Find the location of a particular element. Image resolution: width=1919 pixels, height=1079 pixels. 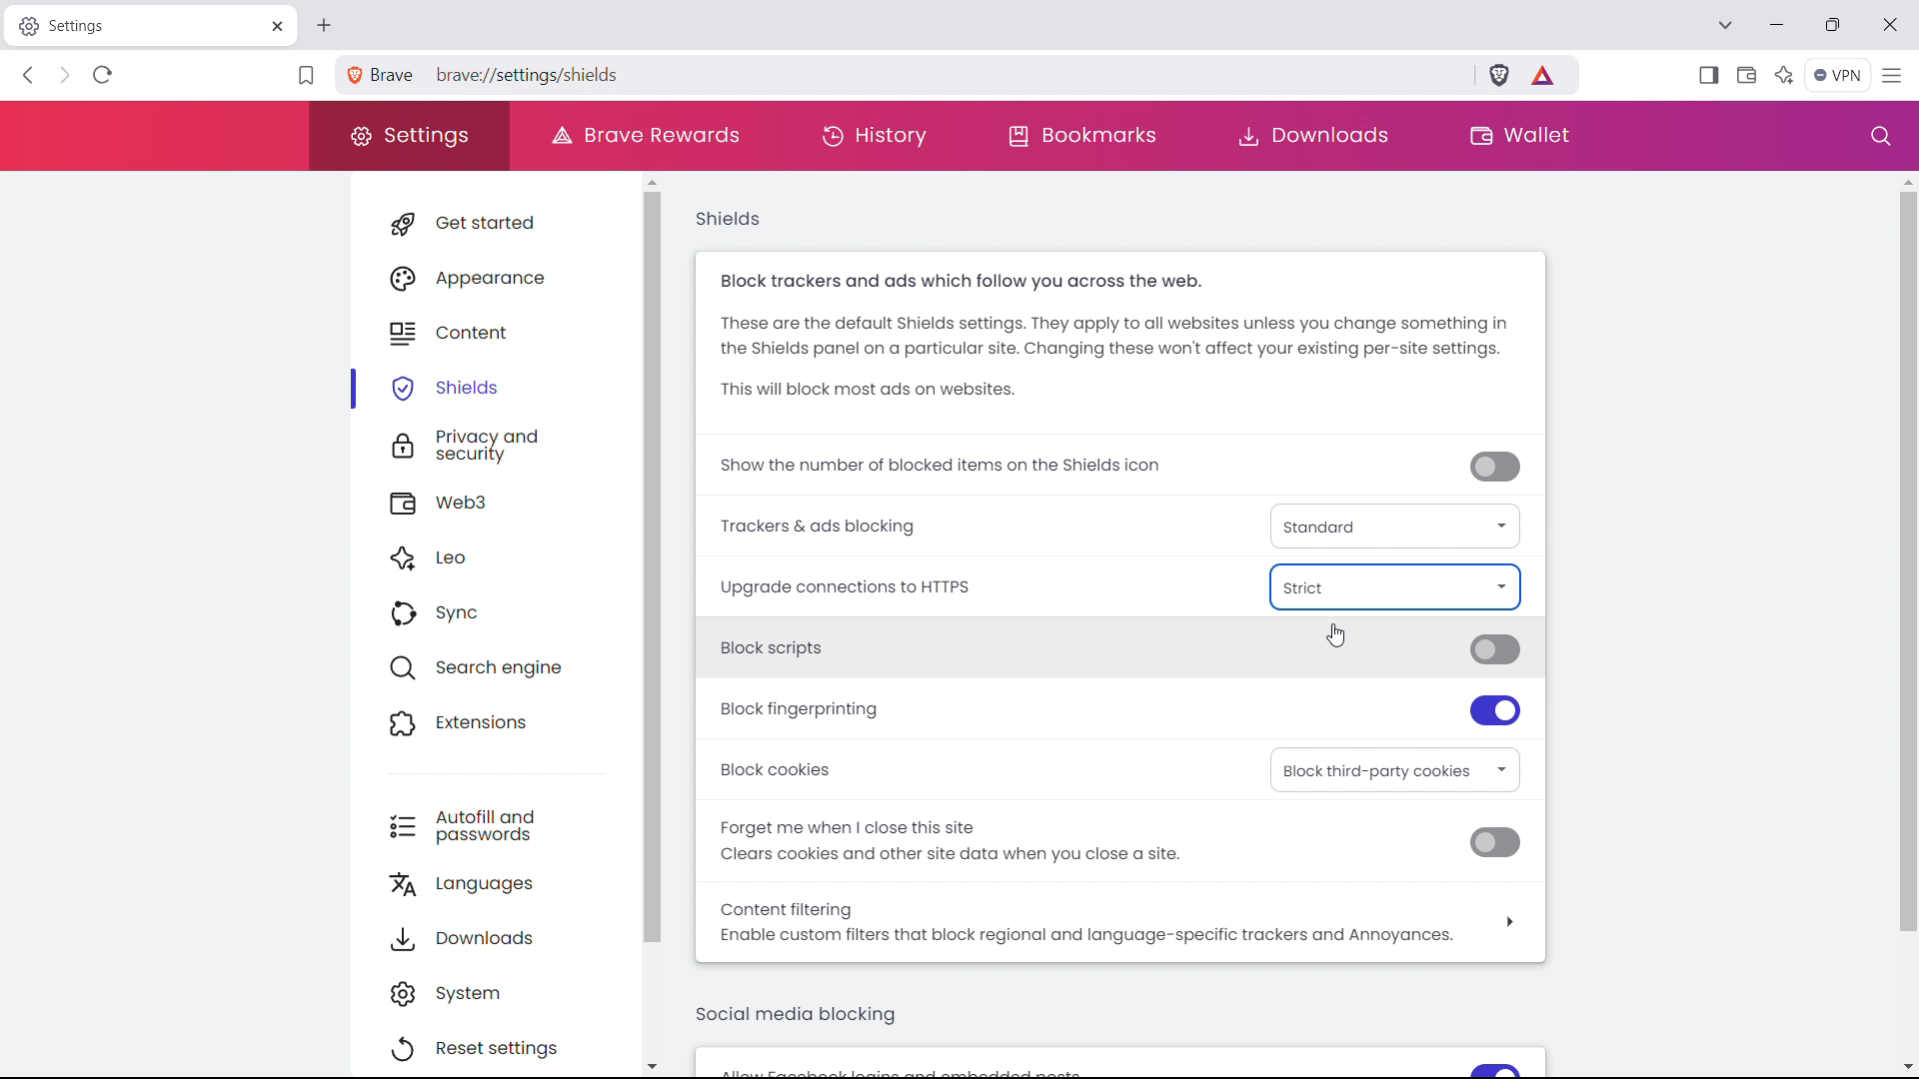

click to go back hold to see history  is located at coordinates (29, 74).